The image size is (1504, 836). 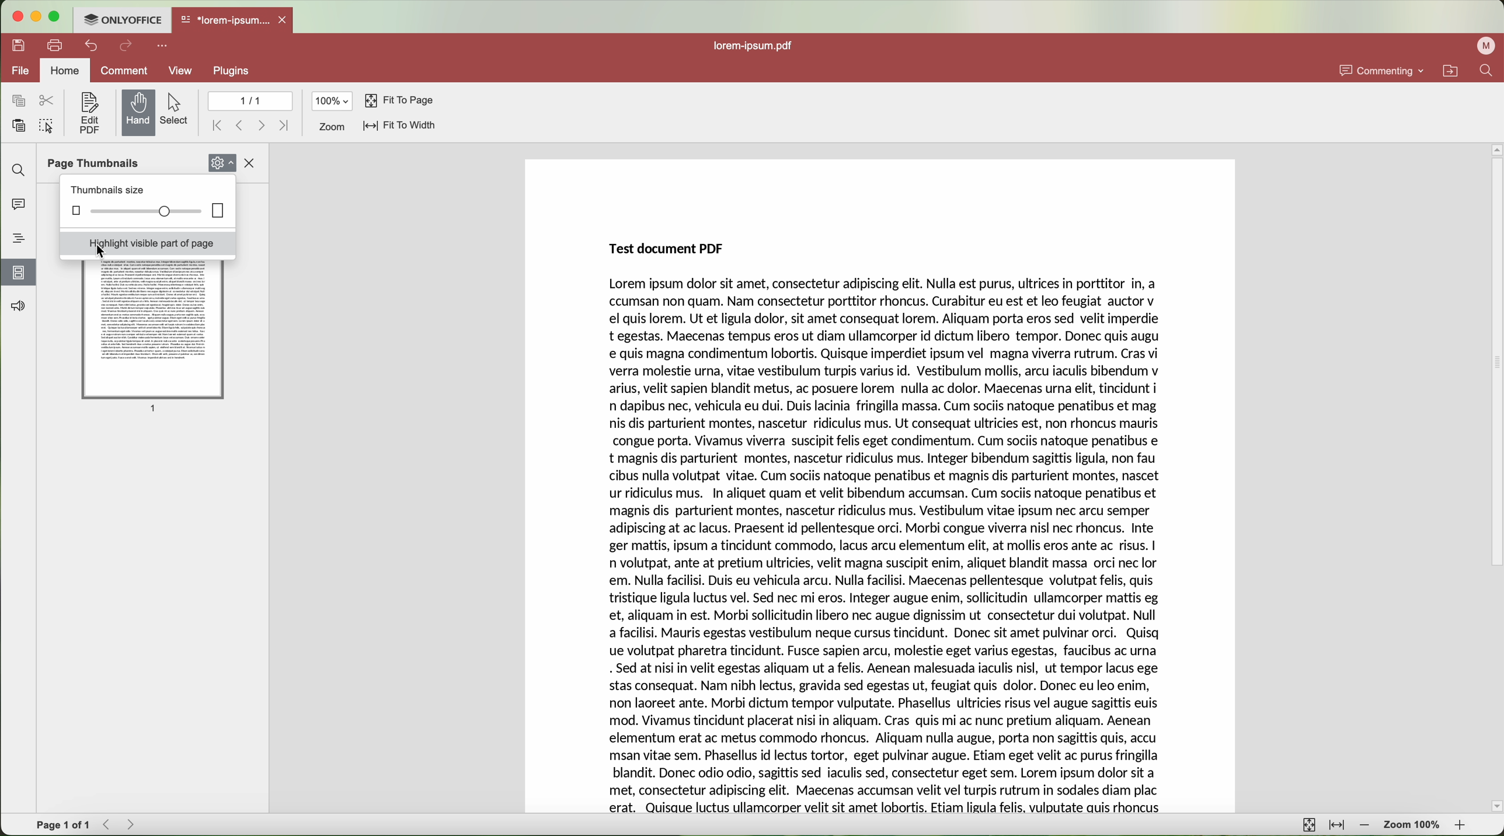 I want to click on Settings, so click(x=222, y=161).